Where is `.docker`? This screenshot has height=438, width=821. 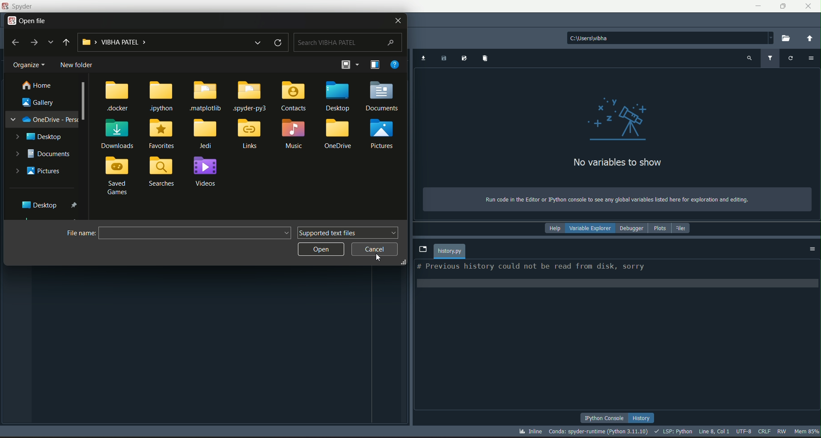 .docker is located at coordinates (118, 97).